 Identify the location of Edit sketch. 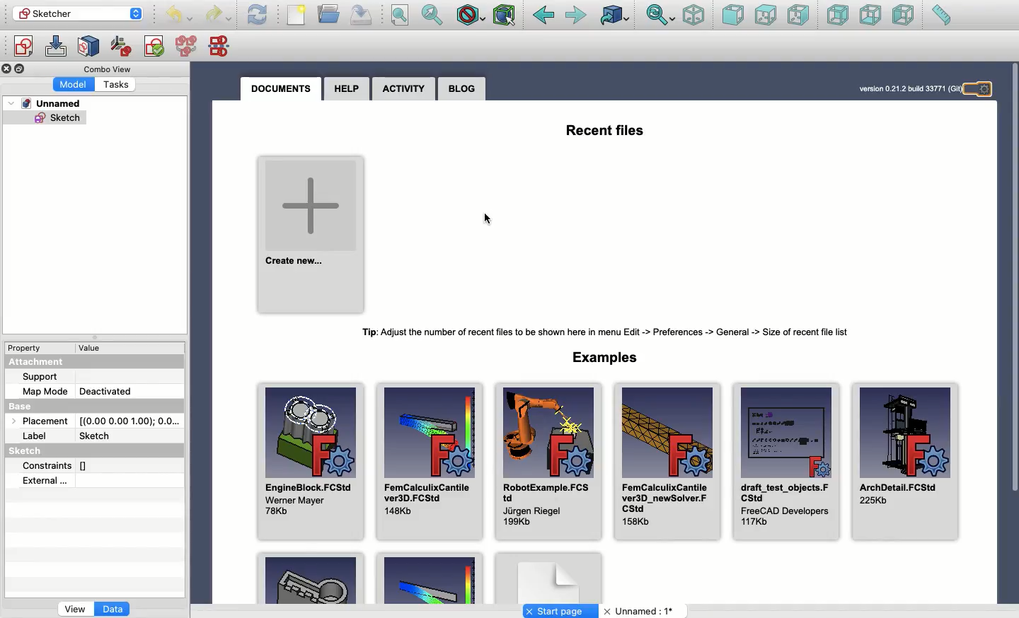
(57, 47).